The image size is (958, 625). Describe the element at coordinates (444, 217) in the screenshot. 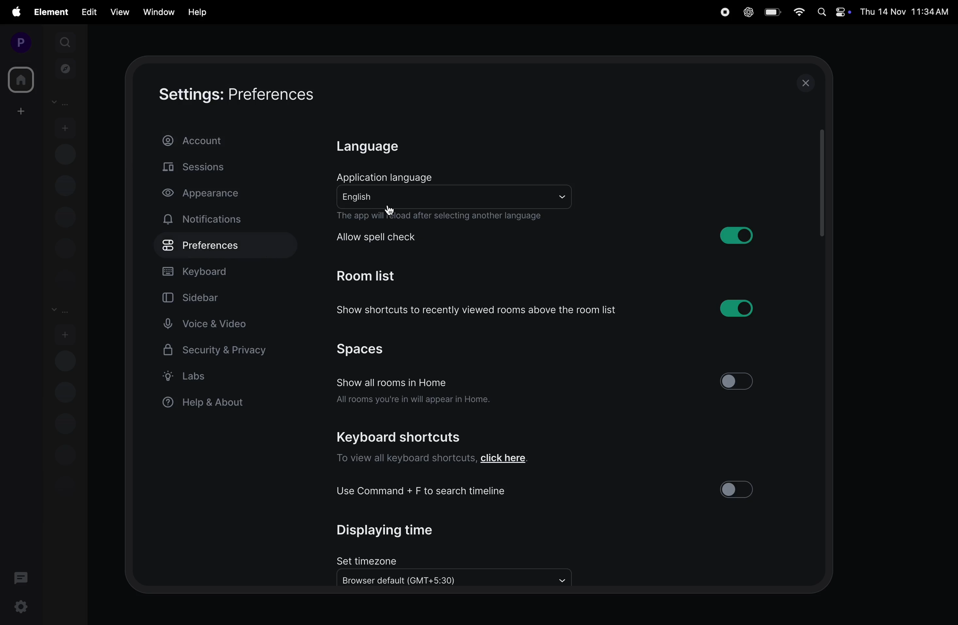

I see `the app will relaod after the change` at that location.